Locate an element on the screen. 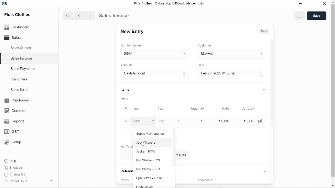 The image size is (335, 188). close is located at coordinates (324, 3).